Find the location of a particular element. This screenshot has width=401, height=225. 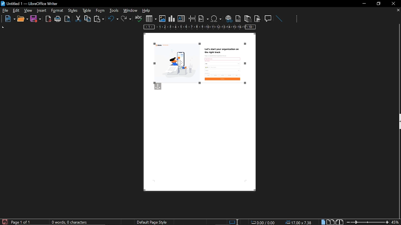

toggle print preview is located at coordinates (68, 19).